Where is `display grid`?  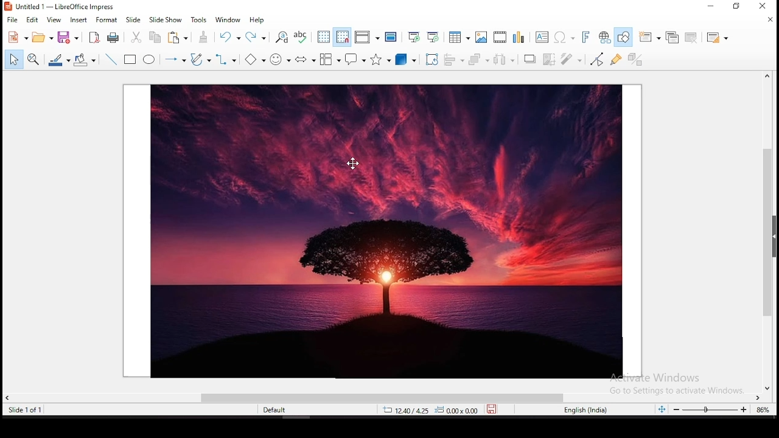 display grid is located at coordinates (323, 37).